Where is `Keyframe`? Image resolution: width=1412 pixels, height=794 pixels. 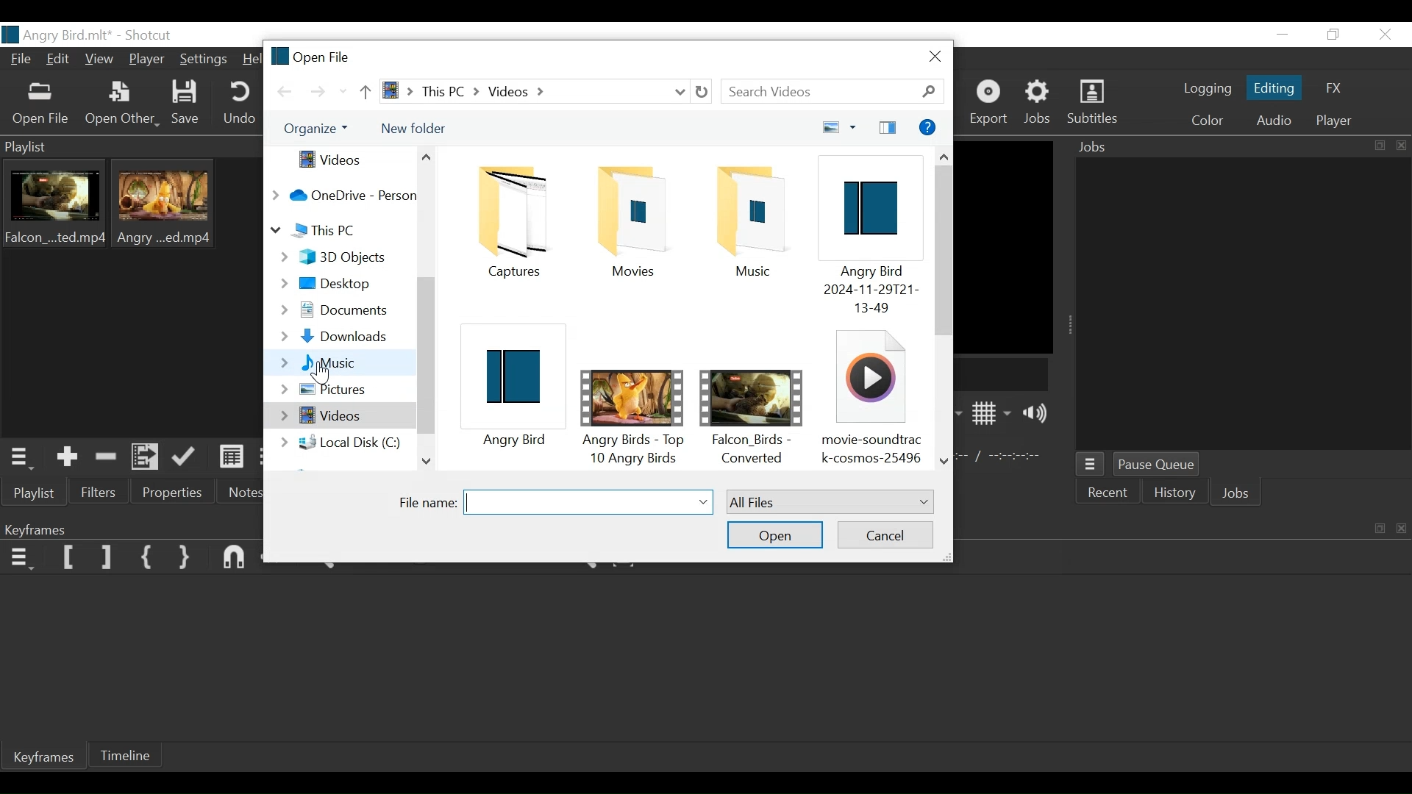
Keyframe is located at coordinates (41, 758).